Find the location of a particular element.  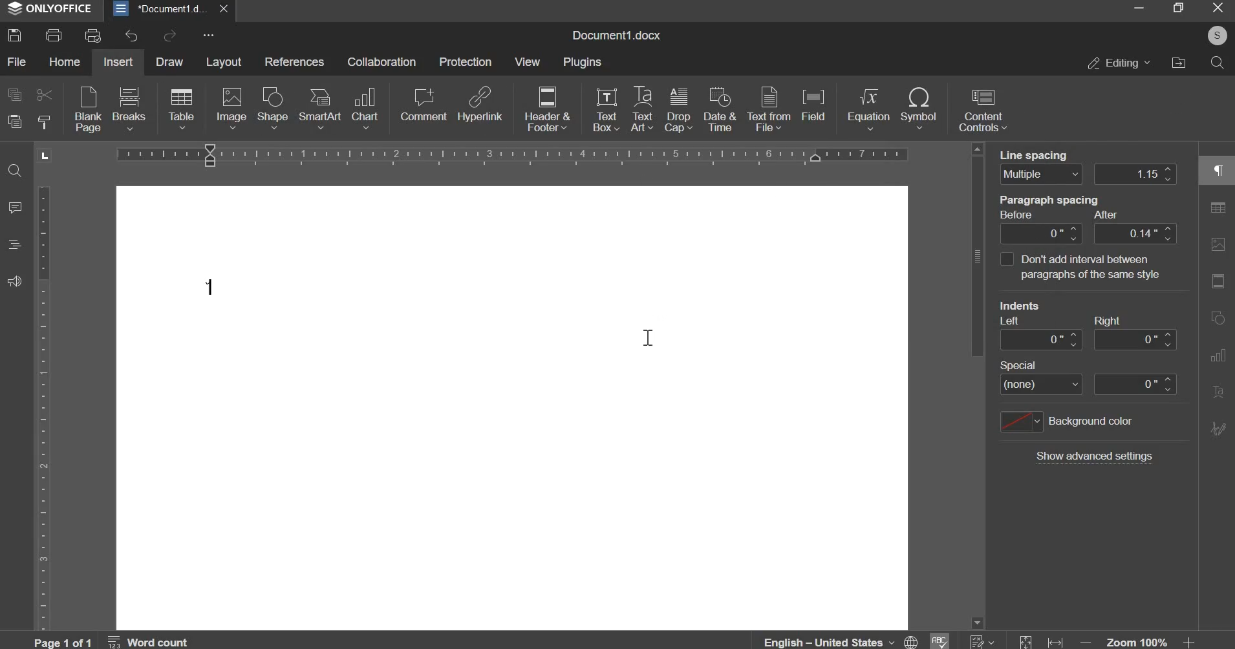

insert is located at coordinates (118, 61).